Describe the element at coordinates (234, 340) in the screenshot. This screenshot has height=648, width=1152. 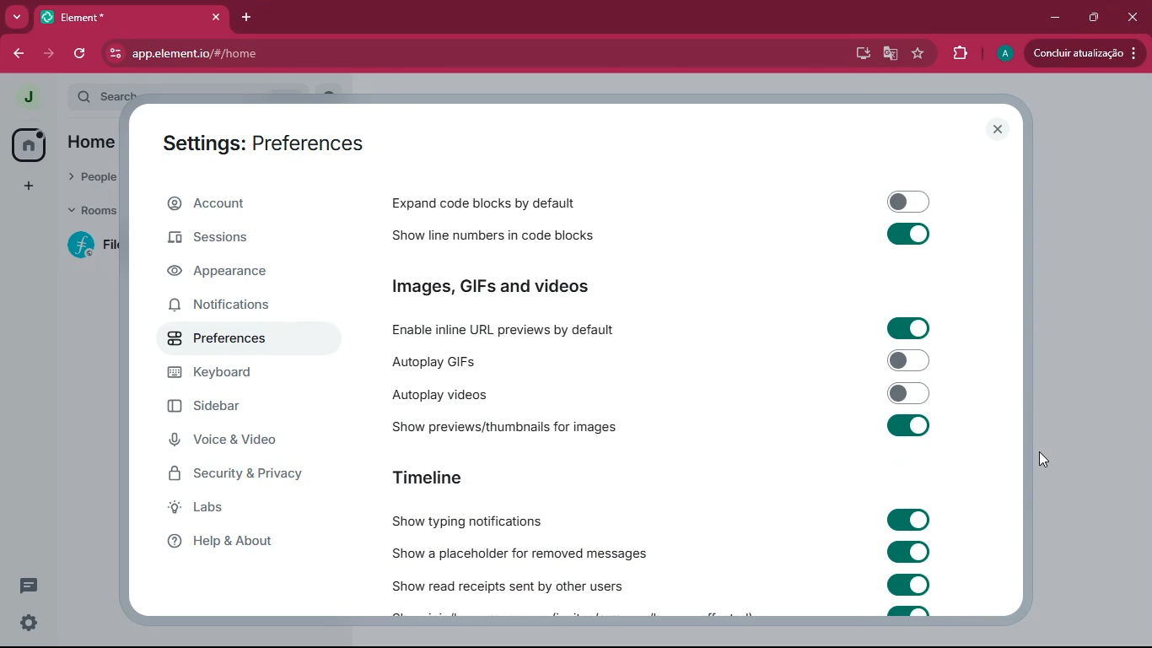
I see `preferences` at that location.